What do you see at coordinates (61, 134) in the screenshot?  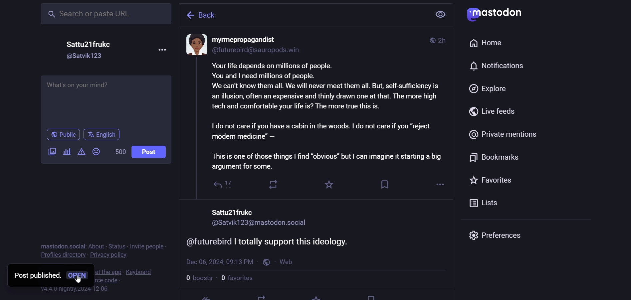 I see `public` at bounding box center [61, 134].